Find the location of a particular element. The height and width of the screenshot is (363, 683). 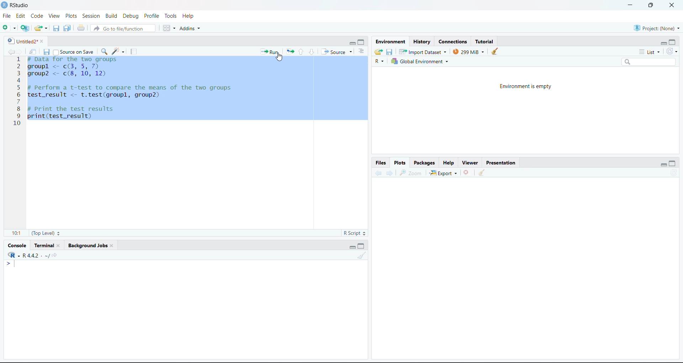

previous plot is located at coordinates (378, 172).